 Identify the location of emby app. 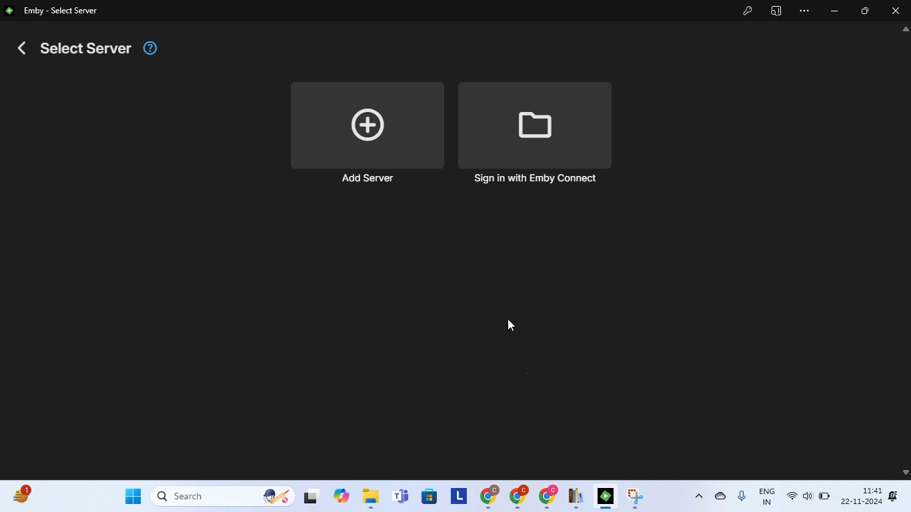
(607, 497).